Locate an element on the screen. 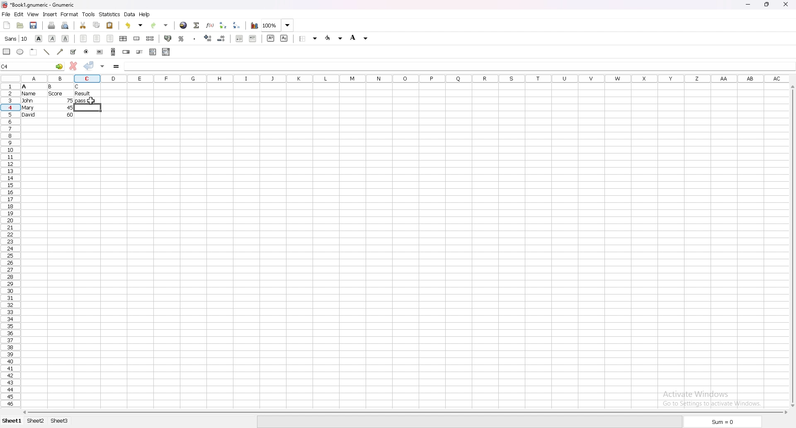 The height and width of the screenshot is (428, 796). b is located at coordinates (50, 87).